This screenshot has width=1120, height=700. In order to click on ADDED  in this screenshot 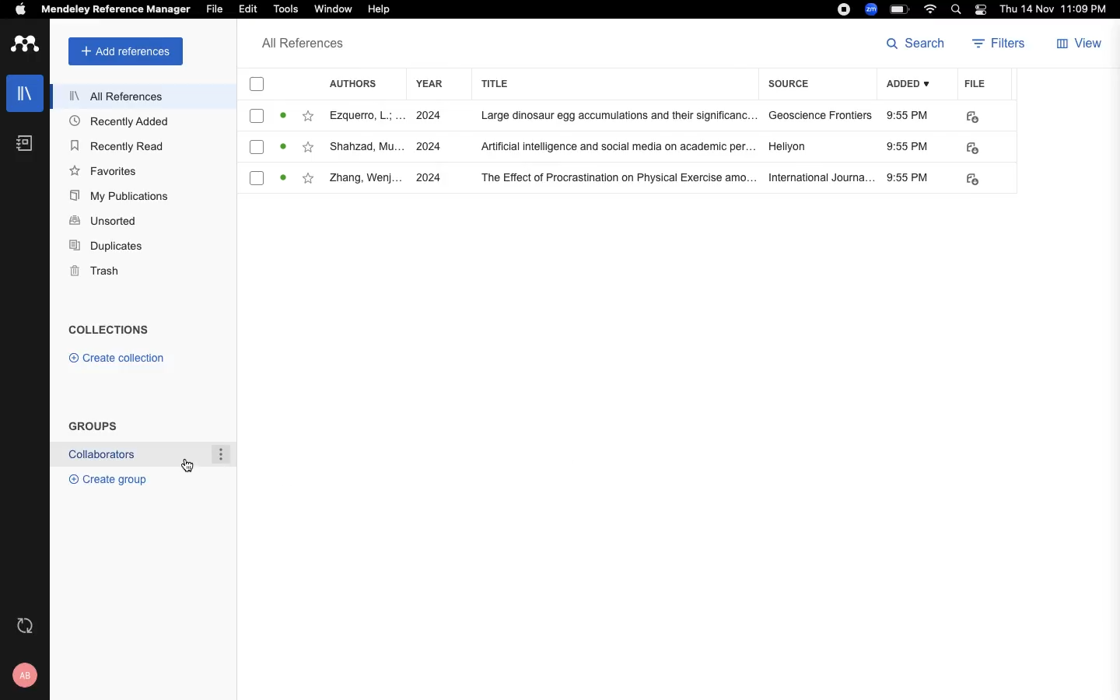, I will do `click(905, 84)`.